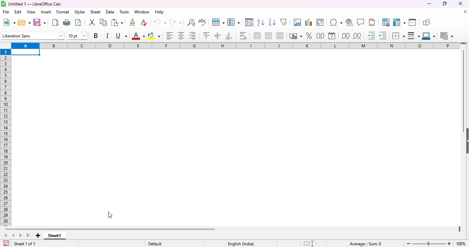  I want to click on show, so click(466, 141).